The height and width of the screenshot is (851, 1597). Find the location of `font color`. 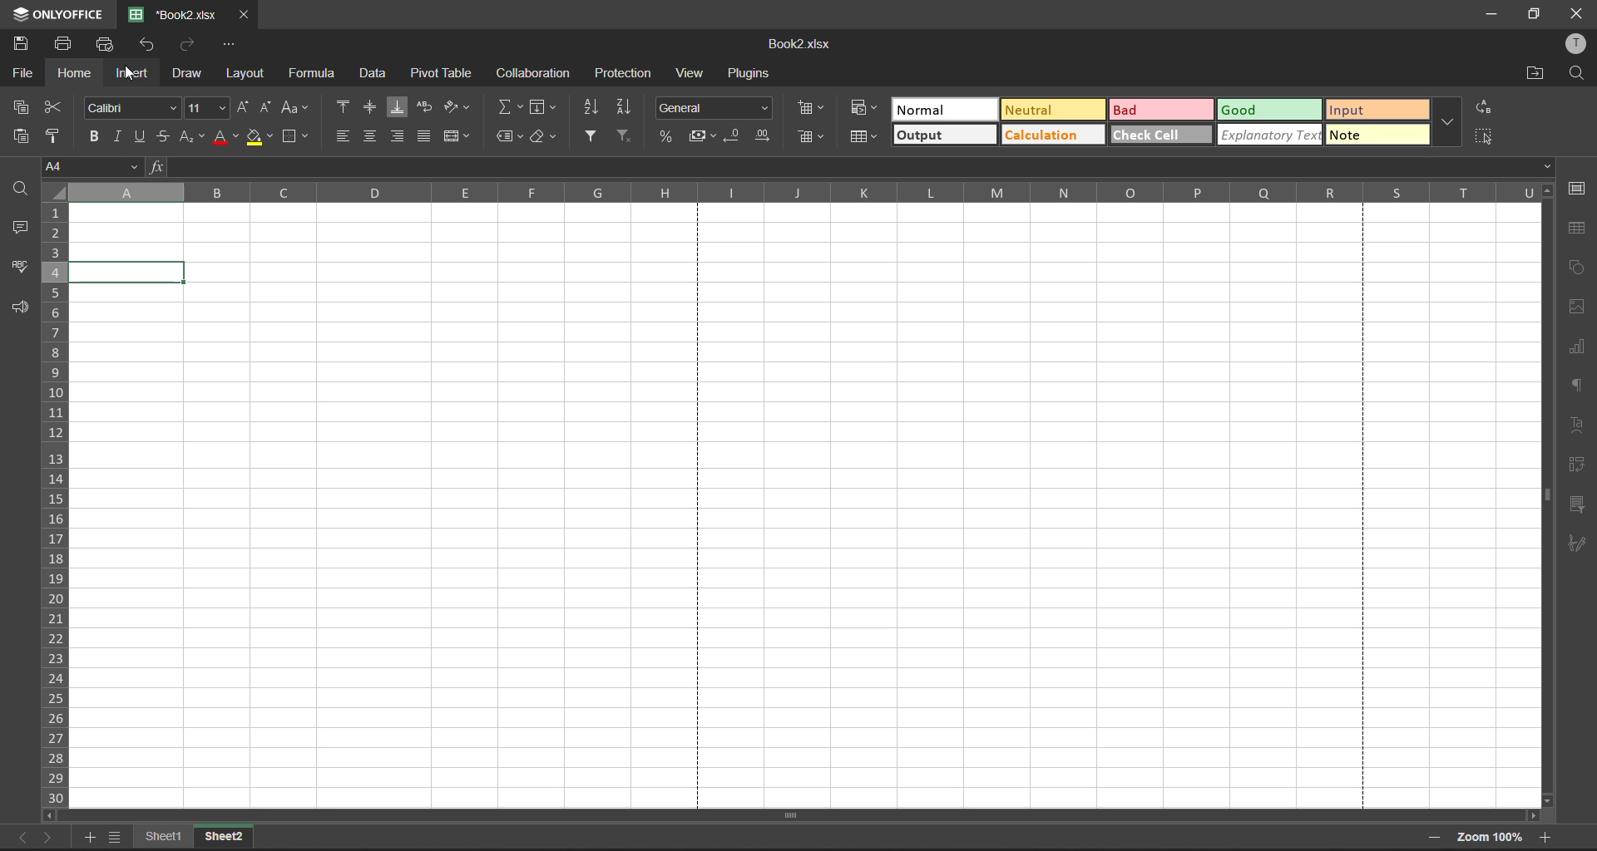

font color is located at coordinates (225, 137).